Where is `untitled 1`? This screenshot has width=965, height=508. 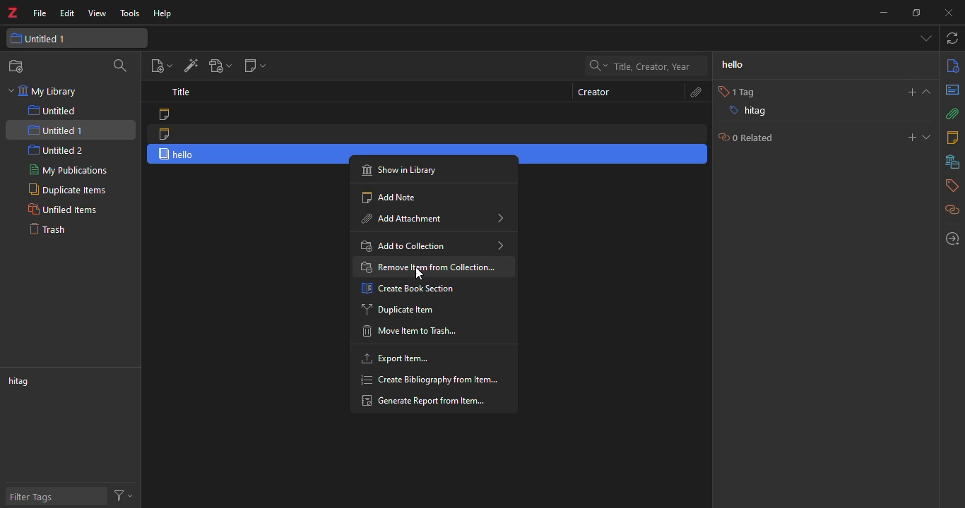 untitled 1 is located at coordinates (55, 132).